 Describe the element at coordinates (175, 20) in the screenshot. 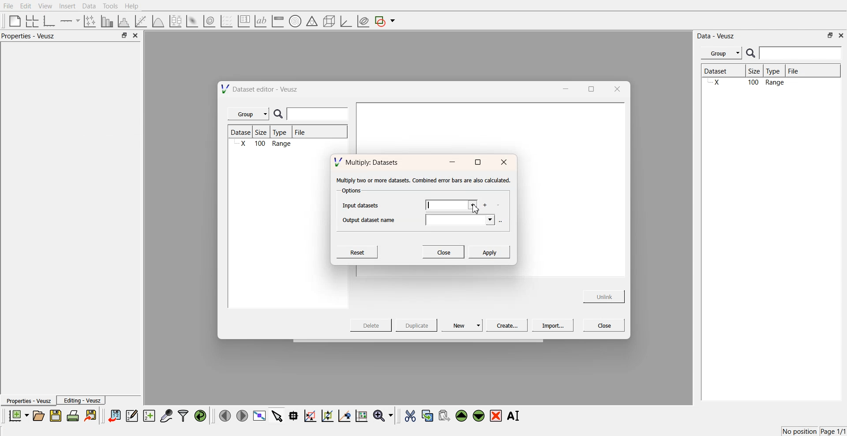

I see `plot a boxplot` at that location.